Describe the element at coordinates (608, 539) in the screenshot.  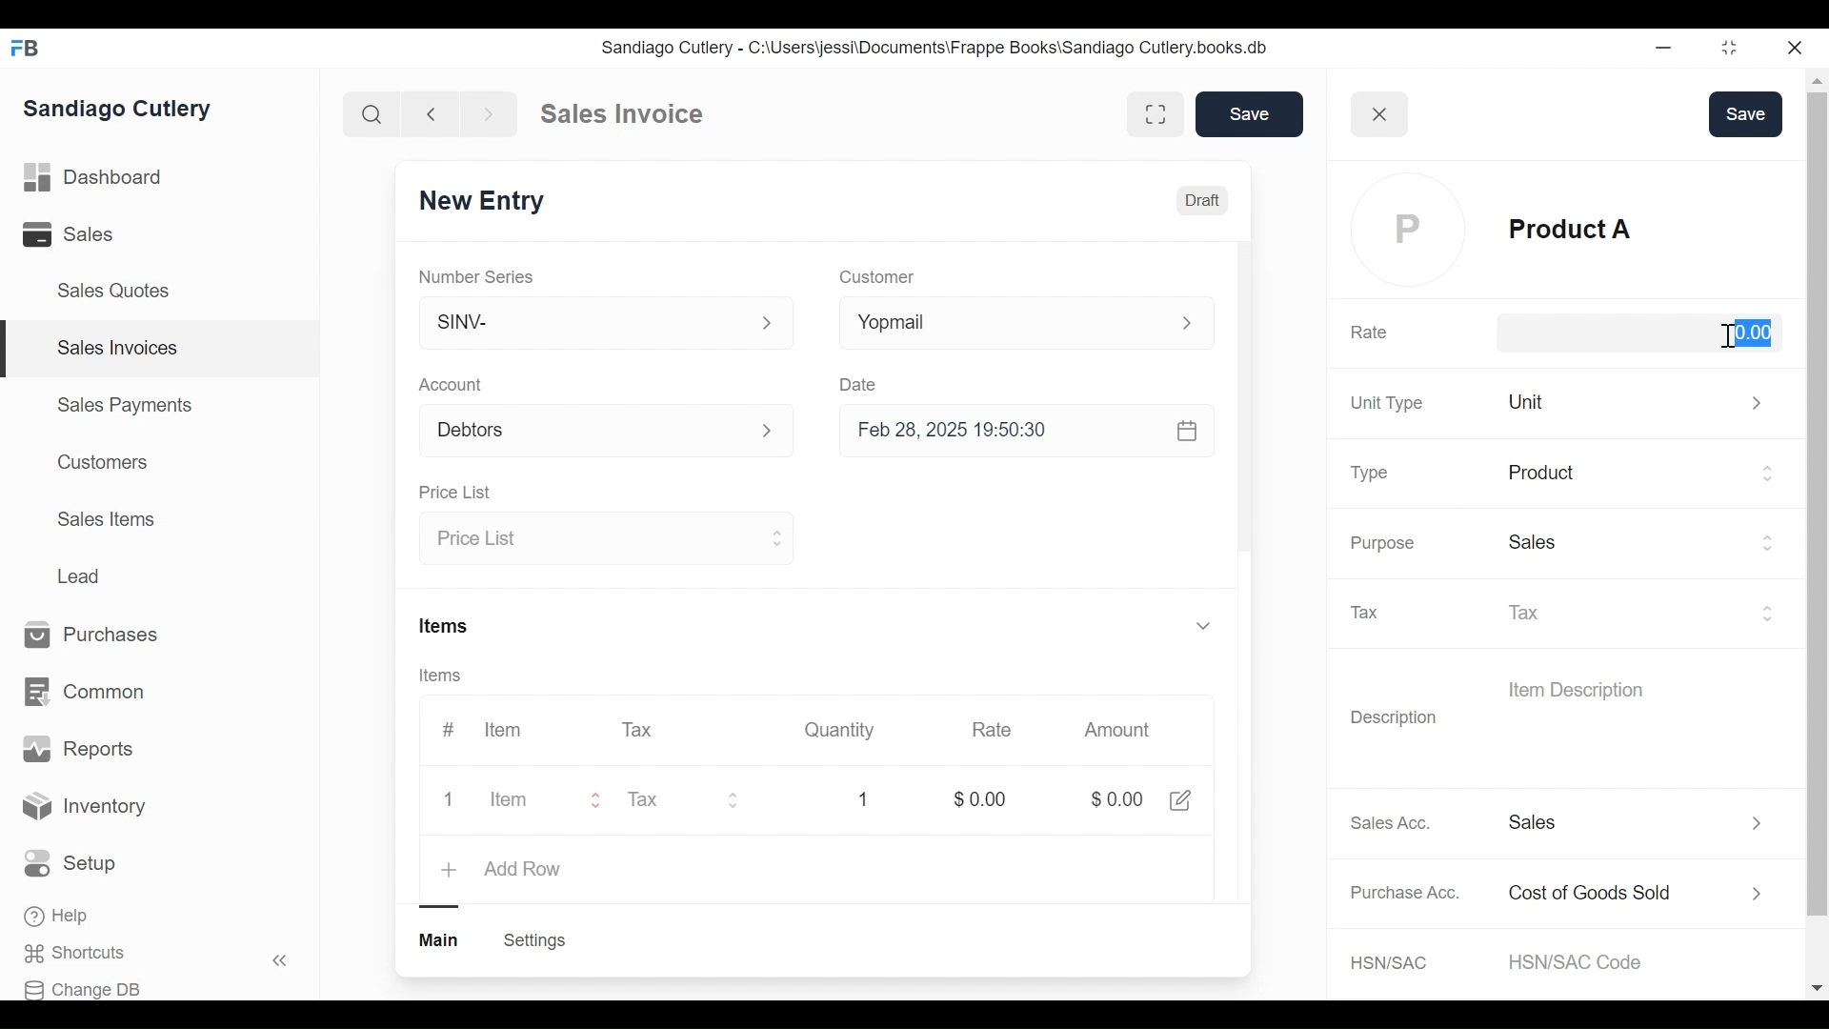
I see `Price List` at that location.